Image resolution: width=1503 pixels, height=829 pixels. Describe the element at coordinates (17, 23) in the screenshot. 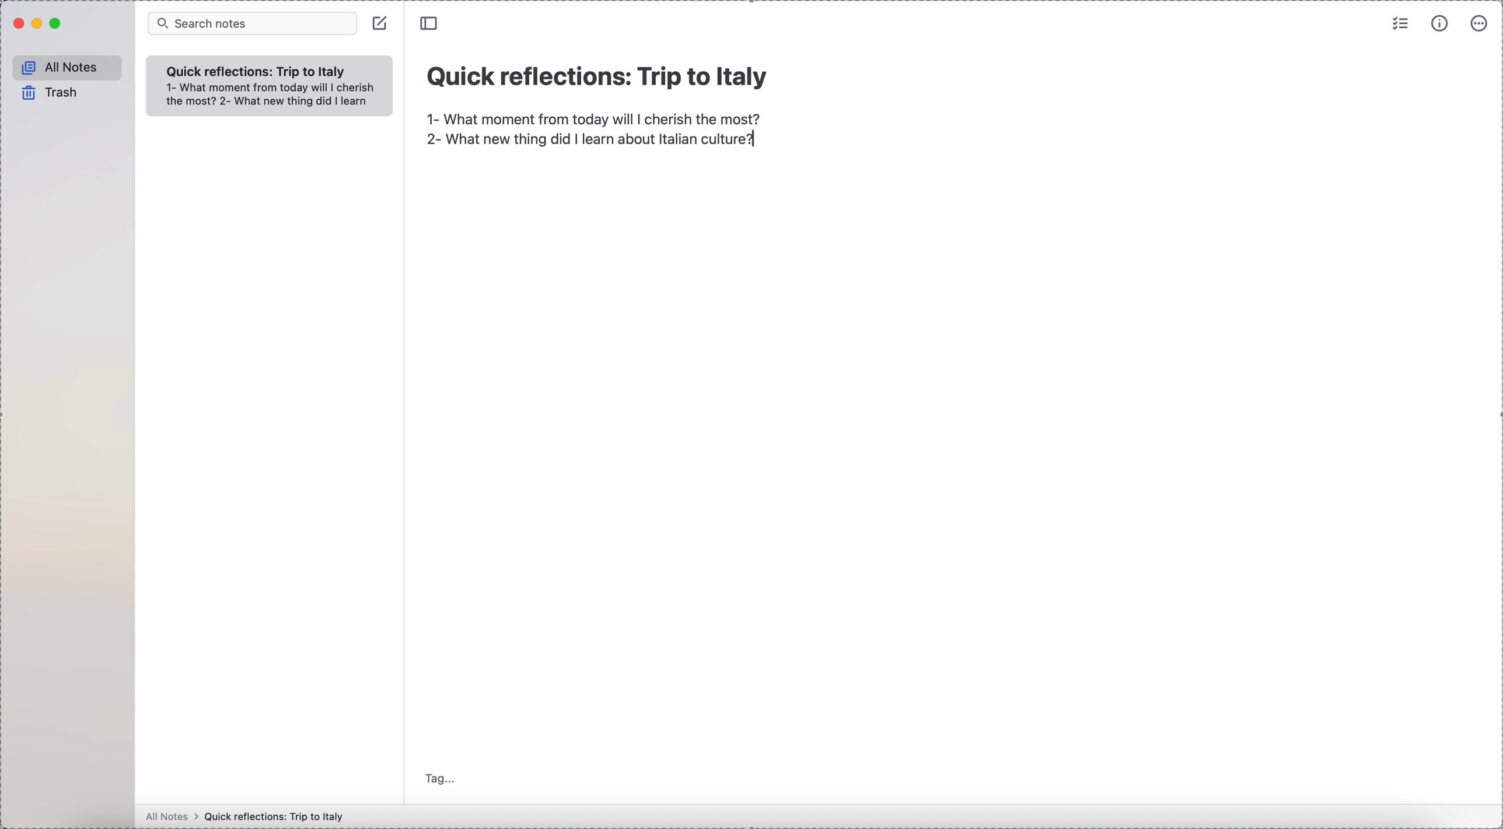

I see `close Simplenote` at that location.